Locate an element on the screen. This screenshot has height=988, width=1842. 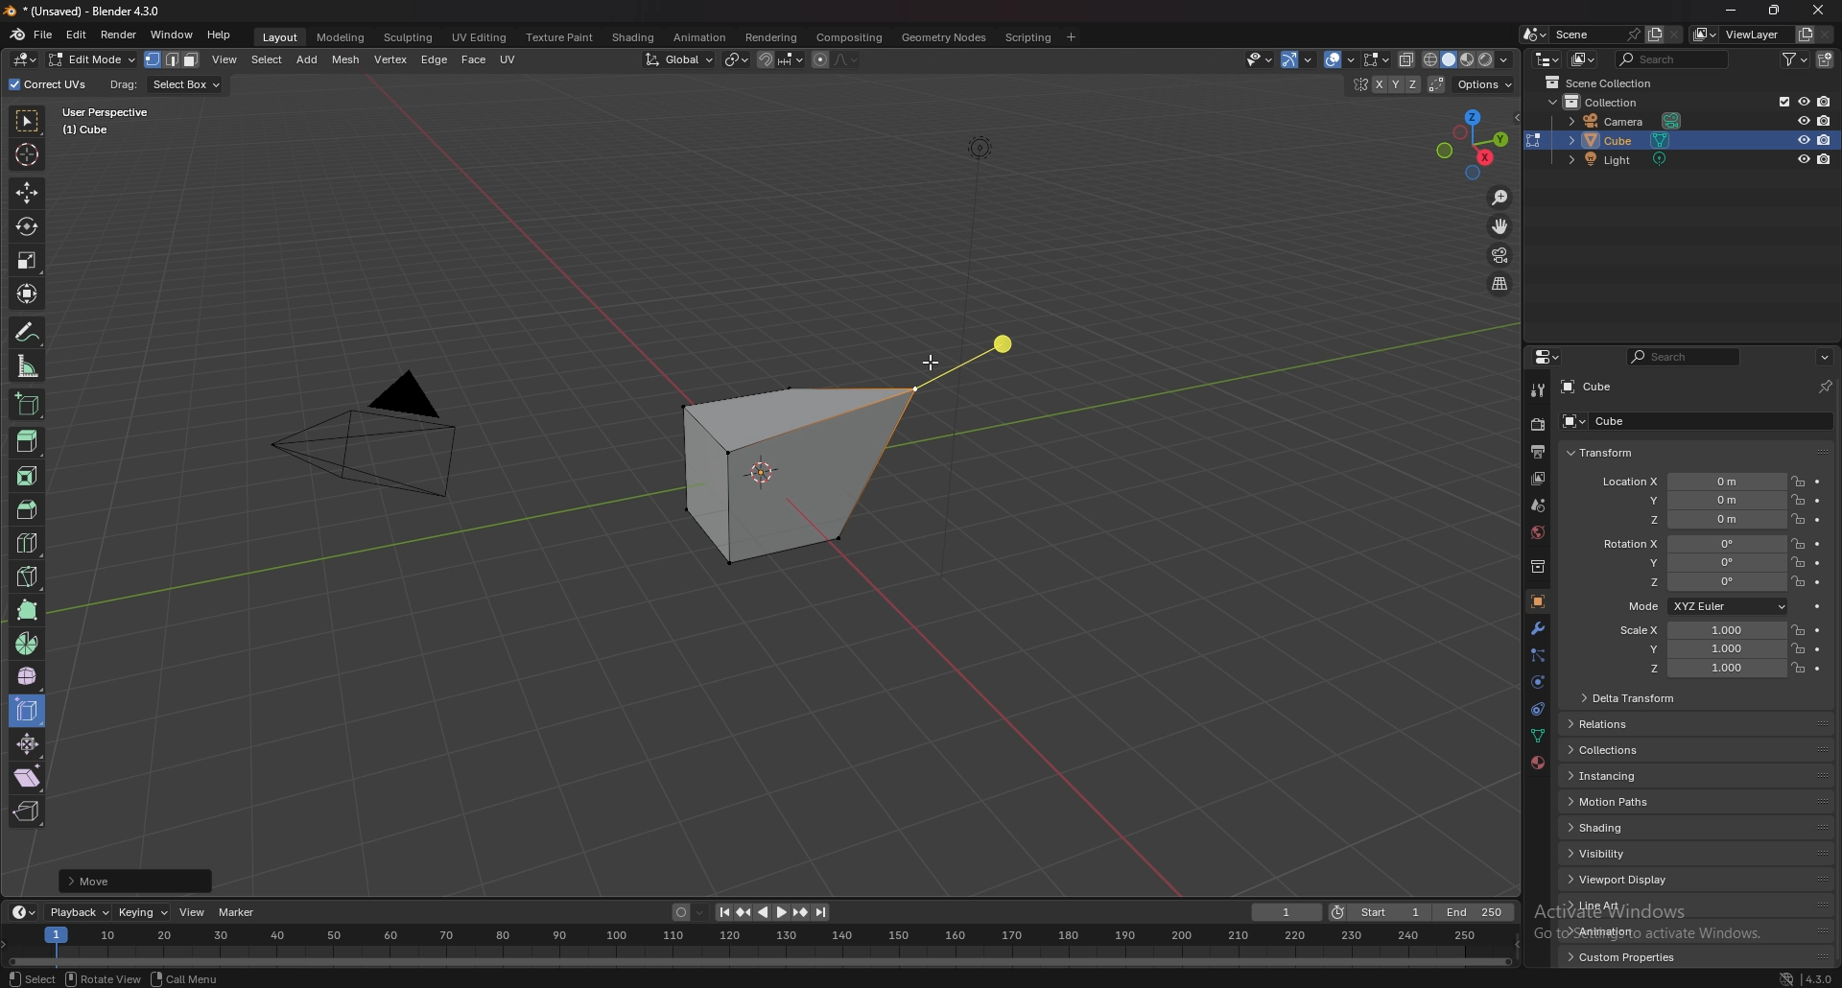
change object is located at coordinates (1533, 140).